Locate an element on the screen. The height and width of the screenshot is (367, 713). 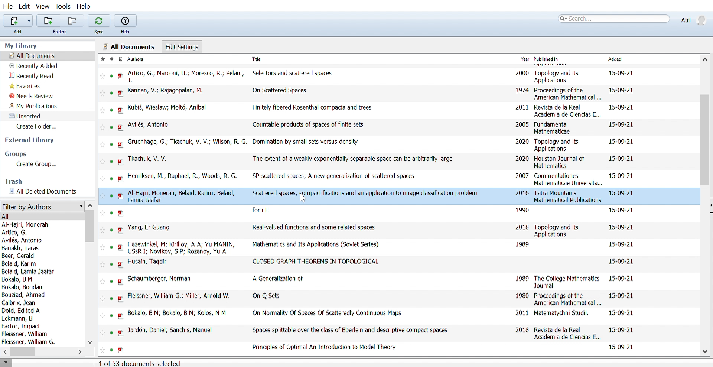
Revista de la Real Academia de Ciencias E... is located at coordinates (568, 333).